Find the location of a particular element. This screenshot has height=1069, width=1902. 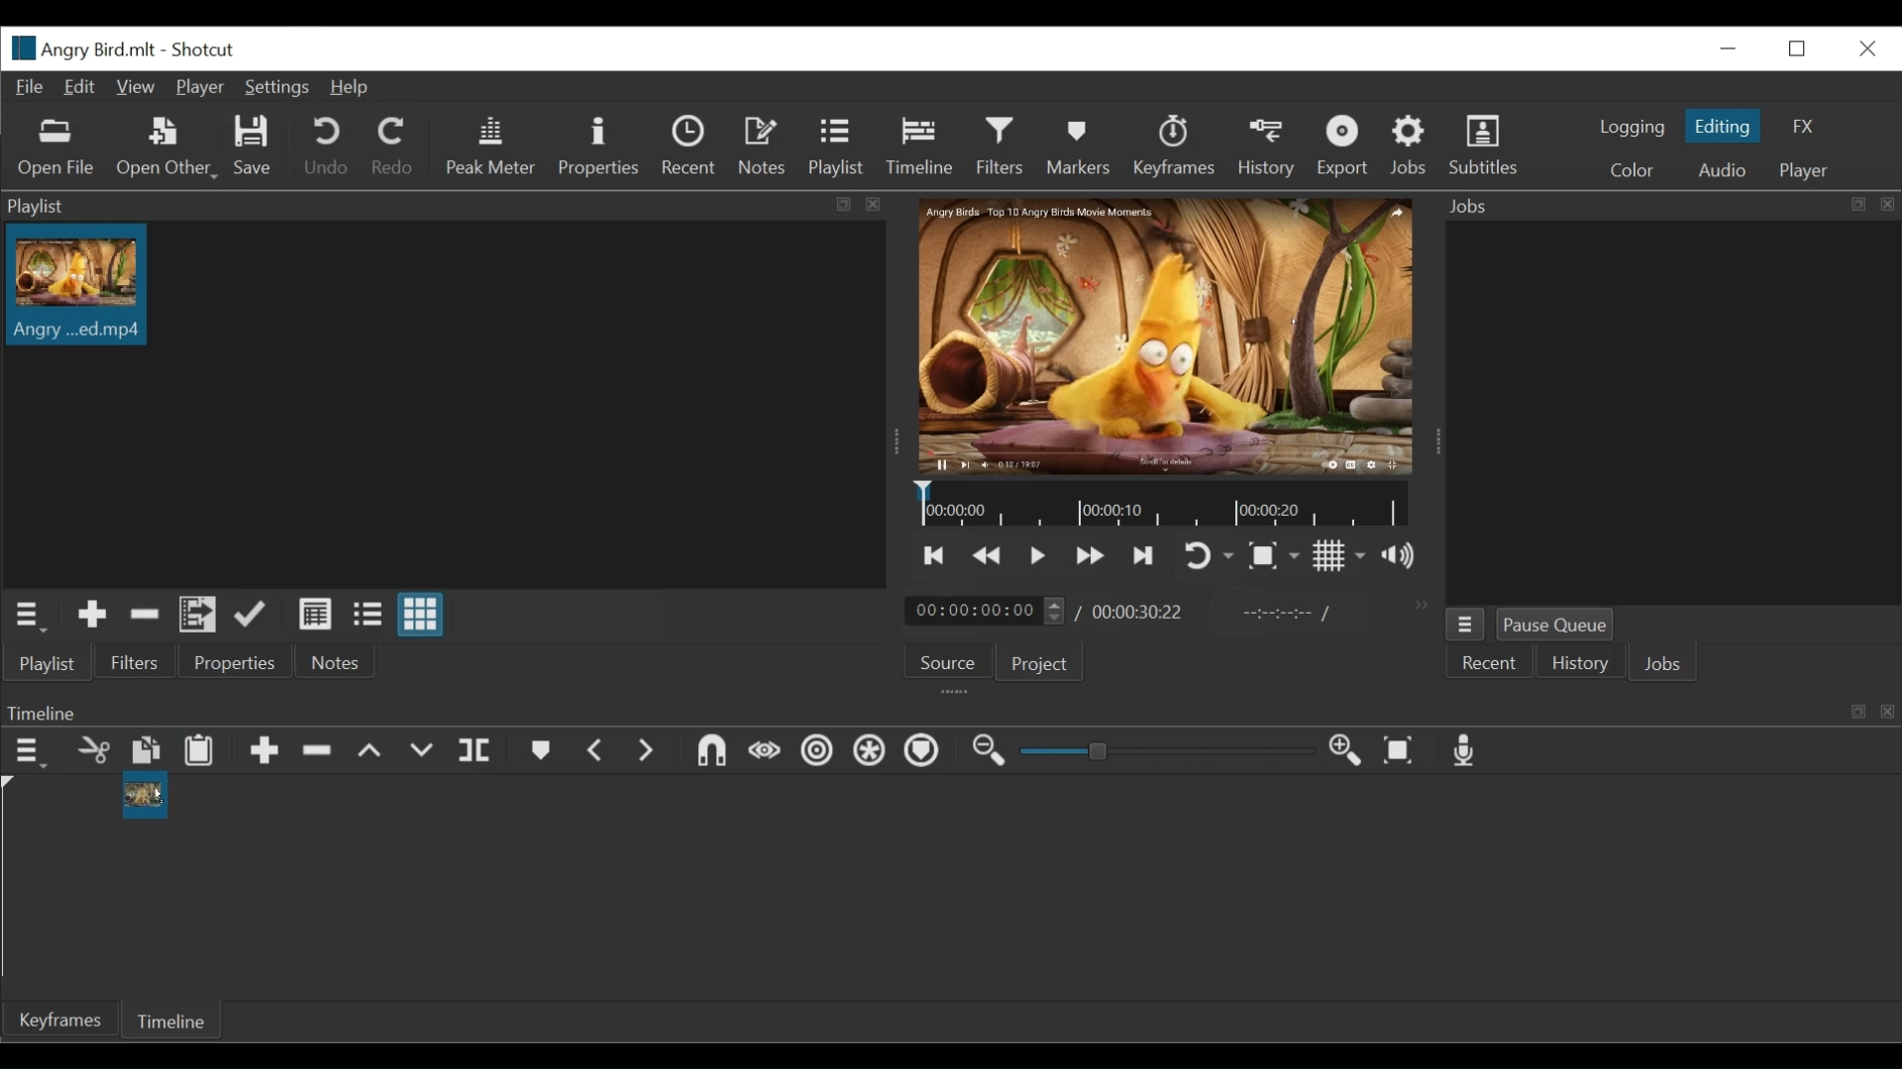

Recent is located at coordinates (690, 146).